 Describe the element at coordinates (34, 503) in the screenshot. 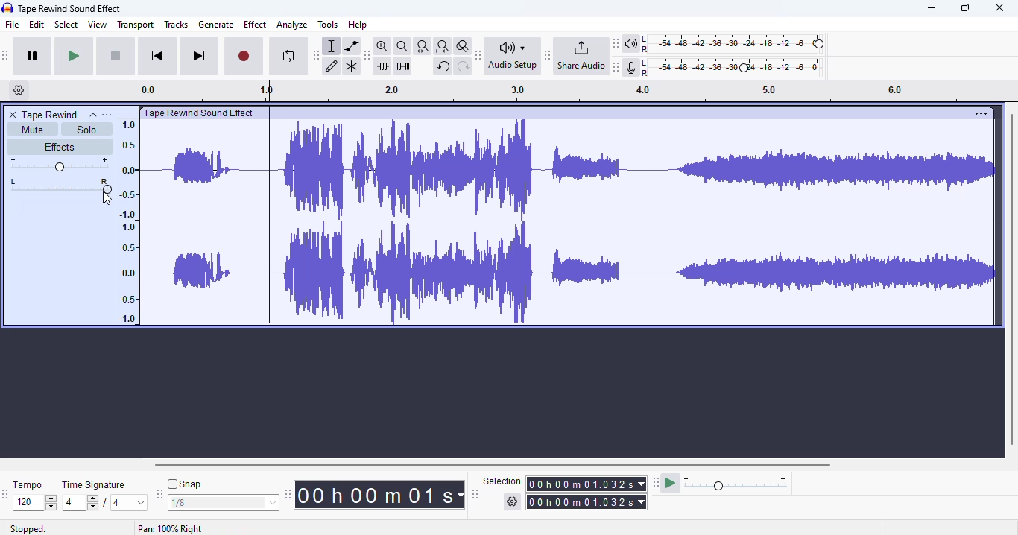

I see `120` at that location.